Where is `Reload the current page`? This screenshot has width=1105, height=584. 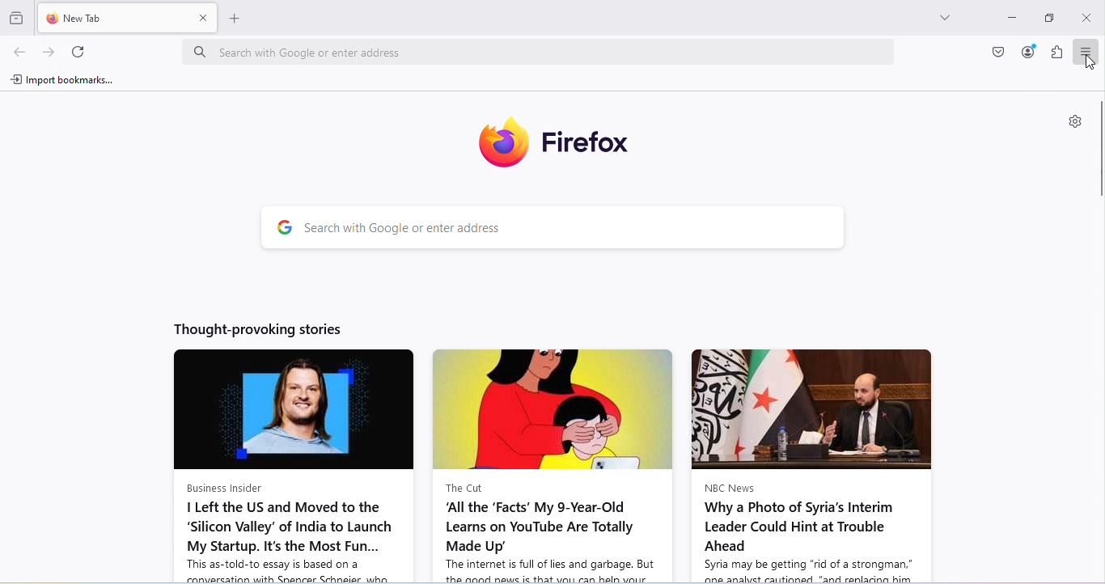
Reload the current page is located at coordinates (78, 53).